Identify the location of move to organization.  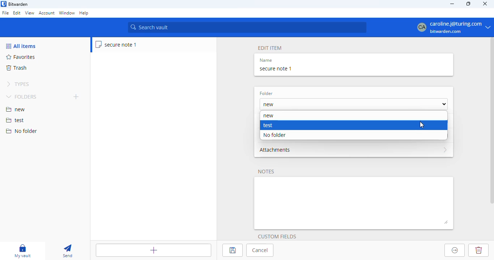
(455, 250).